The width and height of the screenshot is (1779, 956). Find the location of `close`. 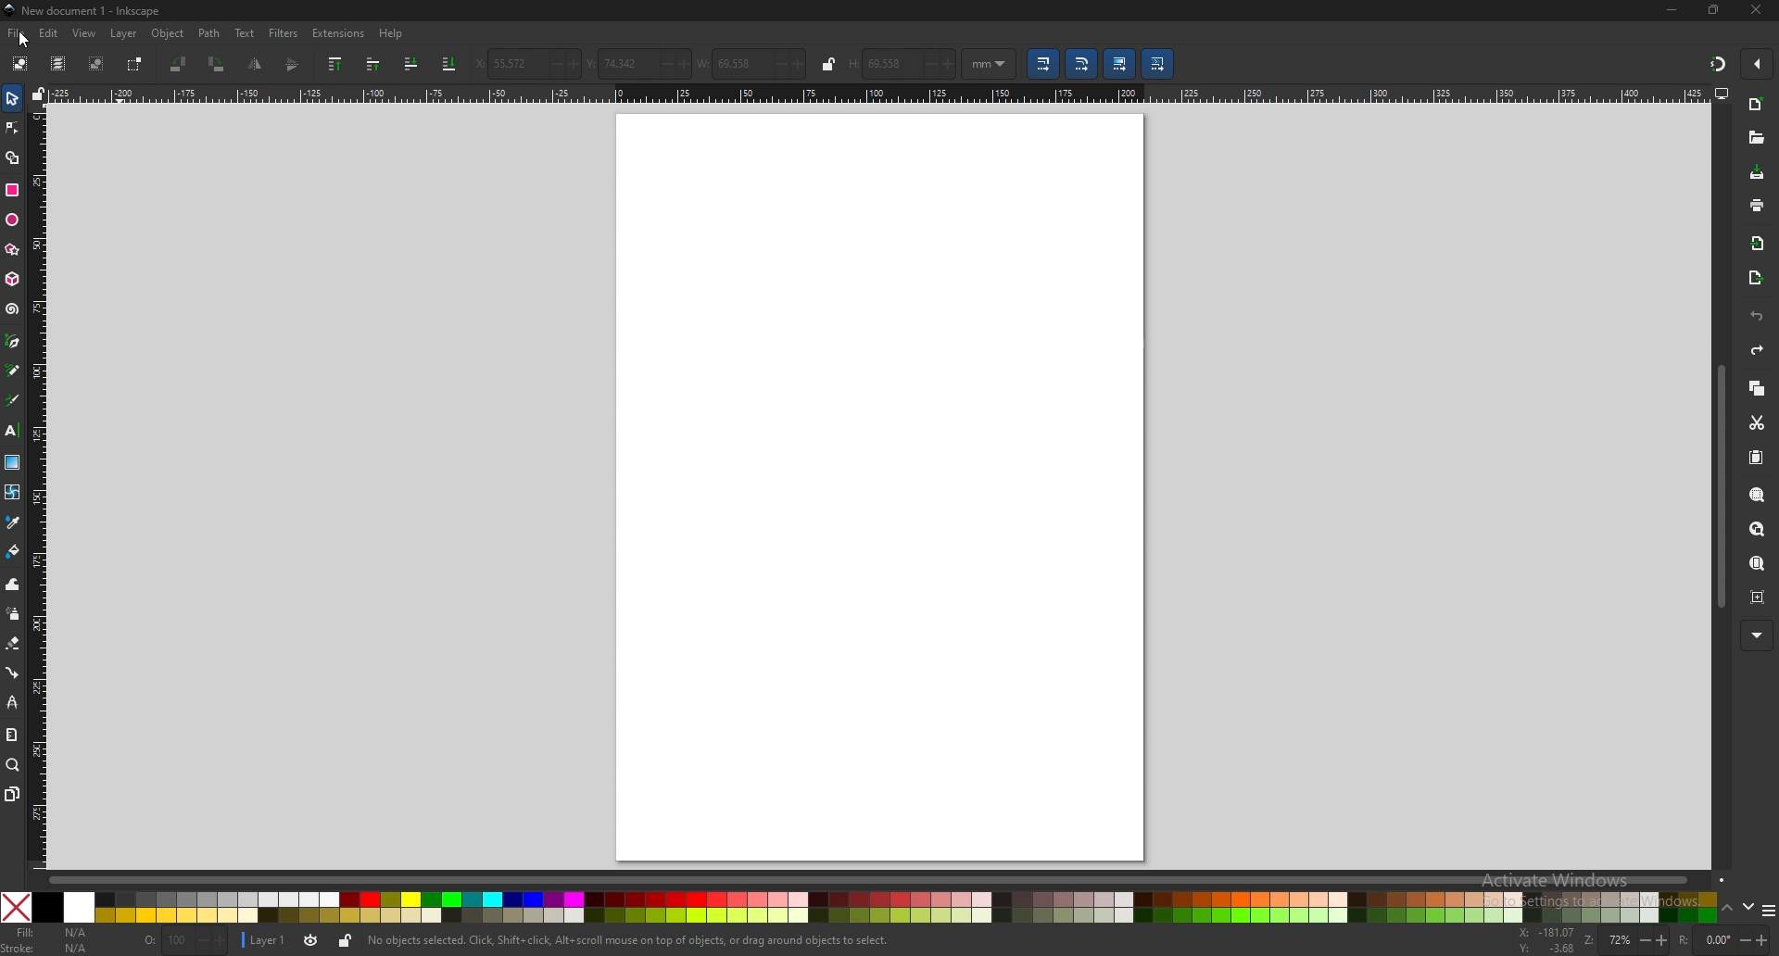

close is located at coordinates (1755, 11).